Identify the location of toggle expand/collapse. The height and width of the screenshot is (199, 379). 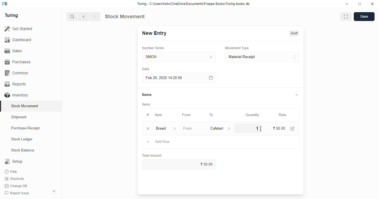
(297, 95).